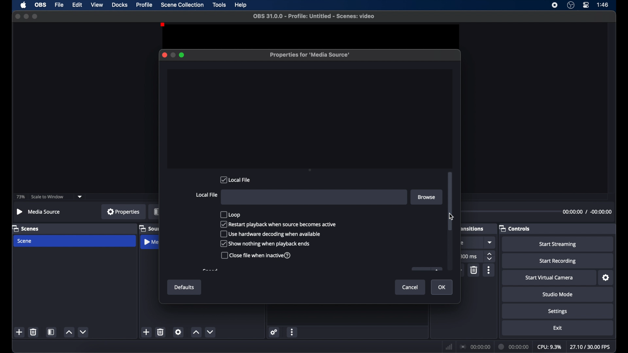 This screenshot has width=628, height=353. I want to click on increment, so click(196, 332).